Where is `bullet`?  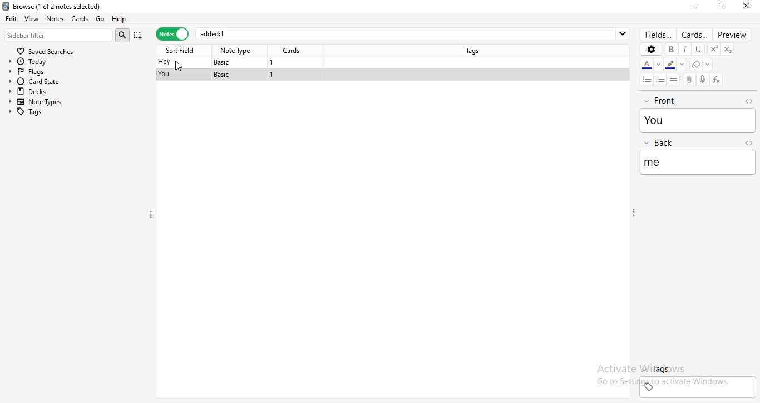
bullet is located at coordinates (660, 80).